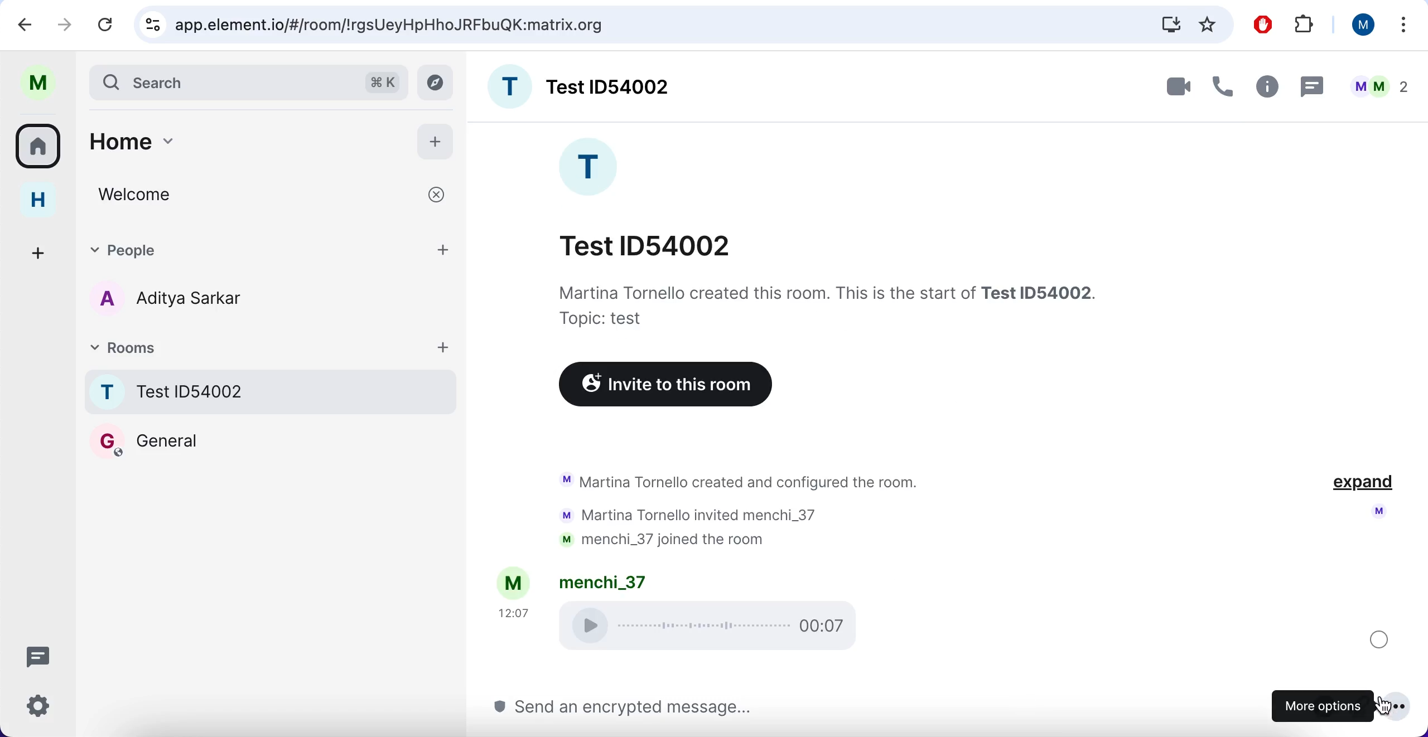 The image size is (1428, 737). I want to click on command, so click(382, 80).